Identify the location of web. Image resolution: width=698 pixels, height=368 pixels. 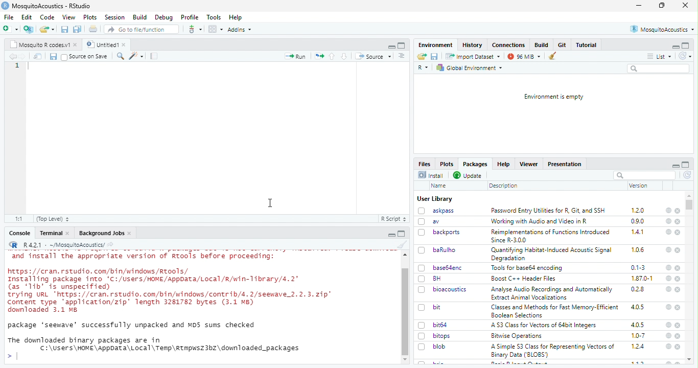
(669, 211).